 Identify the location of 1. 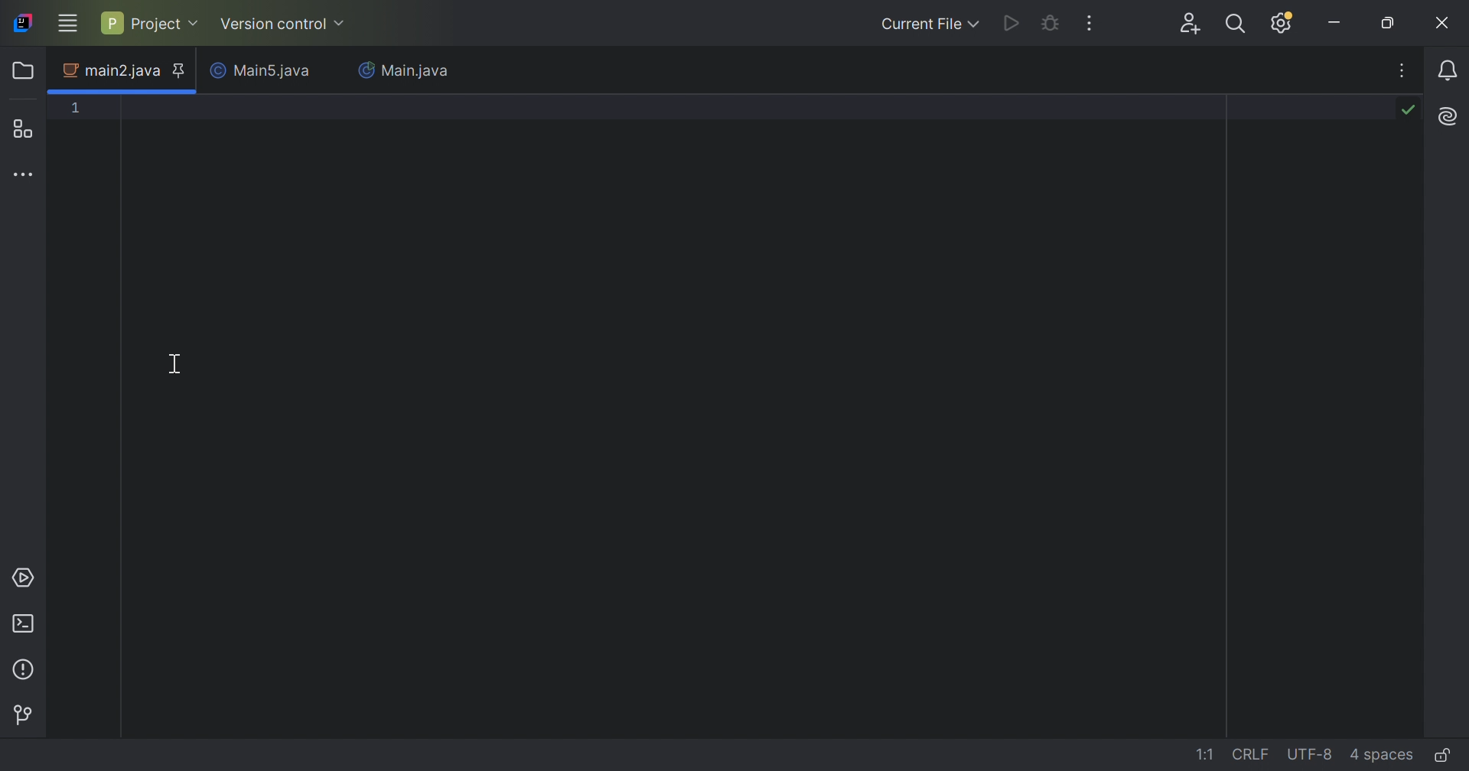
(77, 107).